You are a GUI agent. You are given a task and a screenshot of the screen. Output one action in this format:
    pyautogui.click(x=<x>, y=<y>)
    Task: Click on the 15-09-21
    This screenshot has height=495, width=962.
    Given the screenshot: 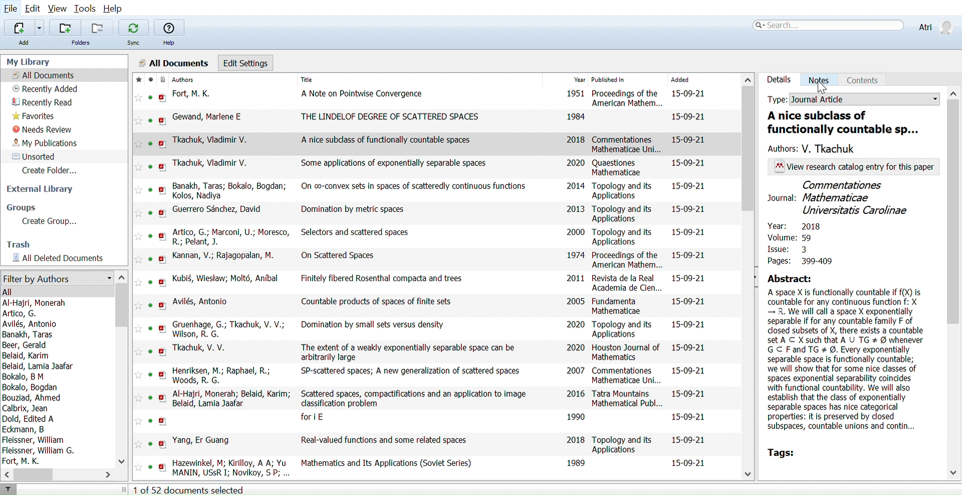 What is the action you would take?
    pyautogui.click(x=691, y=209)
    